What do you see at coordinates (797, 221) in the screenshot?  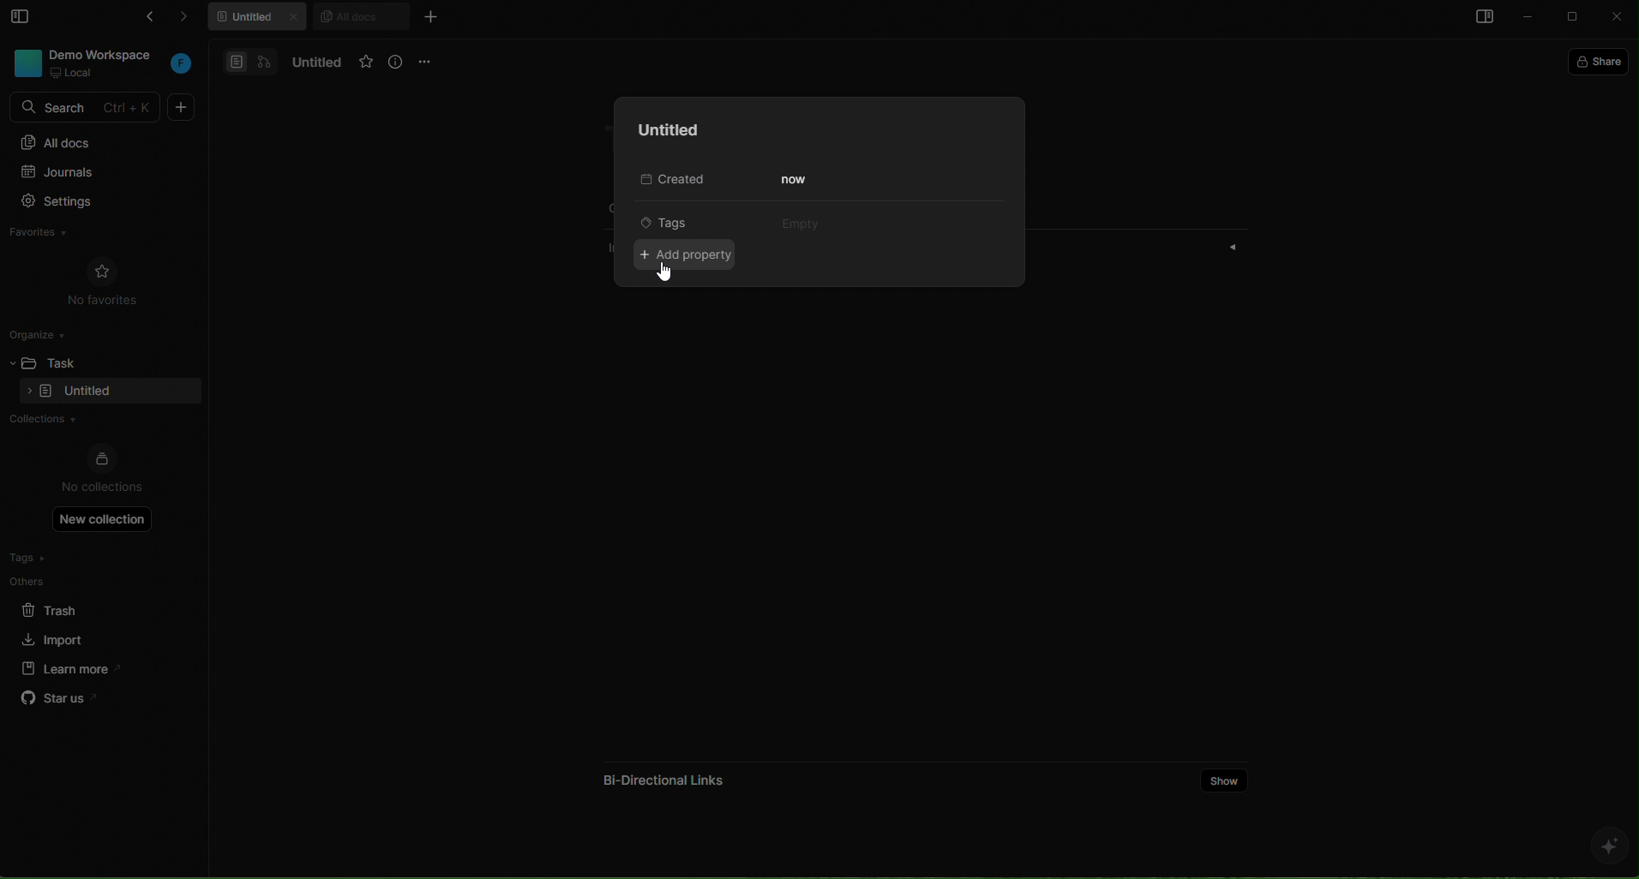 I see `empty` at bounding box center [797, 221].